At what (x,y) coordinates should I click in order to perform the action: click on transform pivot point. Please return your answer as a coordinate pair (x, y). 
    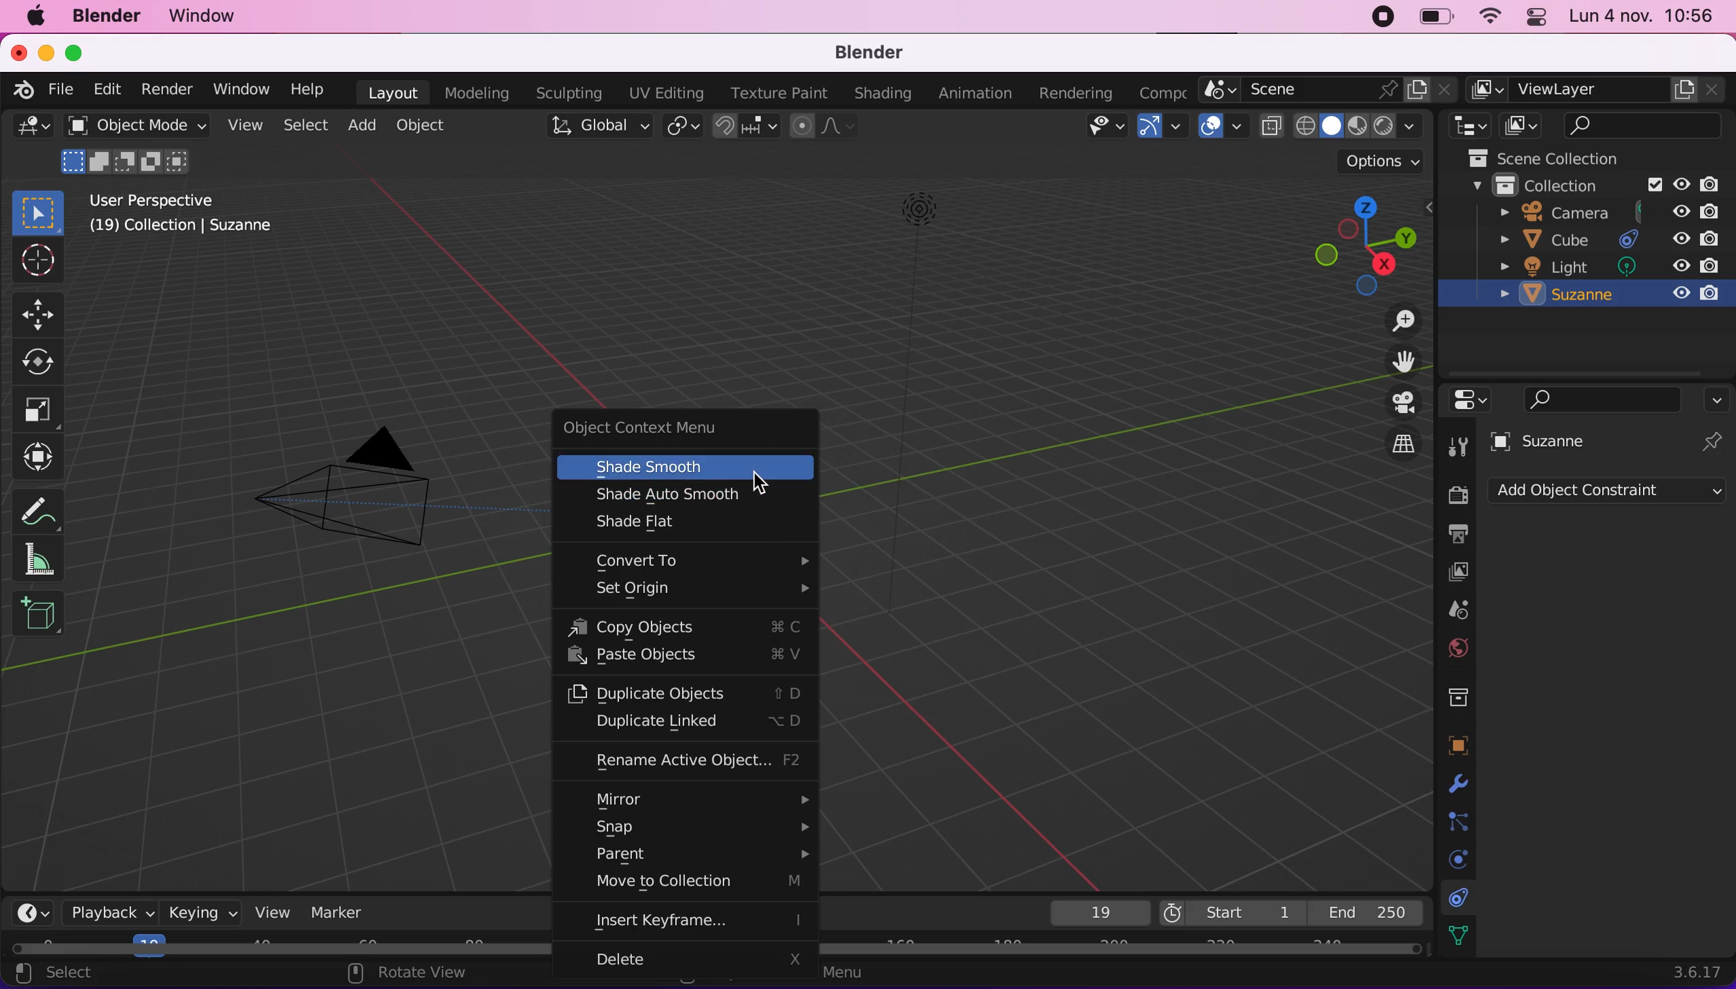
    Looking at the image, I should click on (680, 125).